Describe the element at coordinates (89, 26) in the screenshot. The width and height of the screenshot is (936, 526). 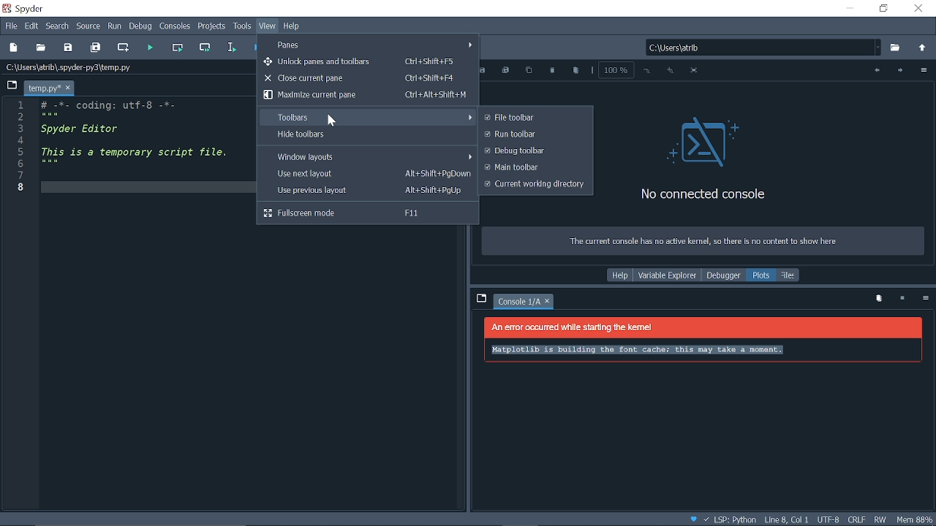
I see `Source` at that location.